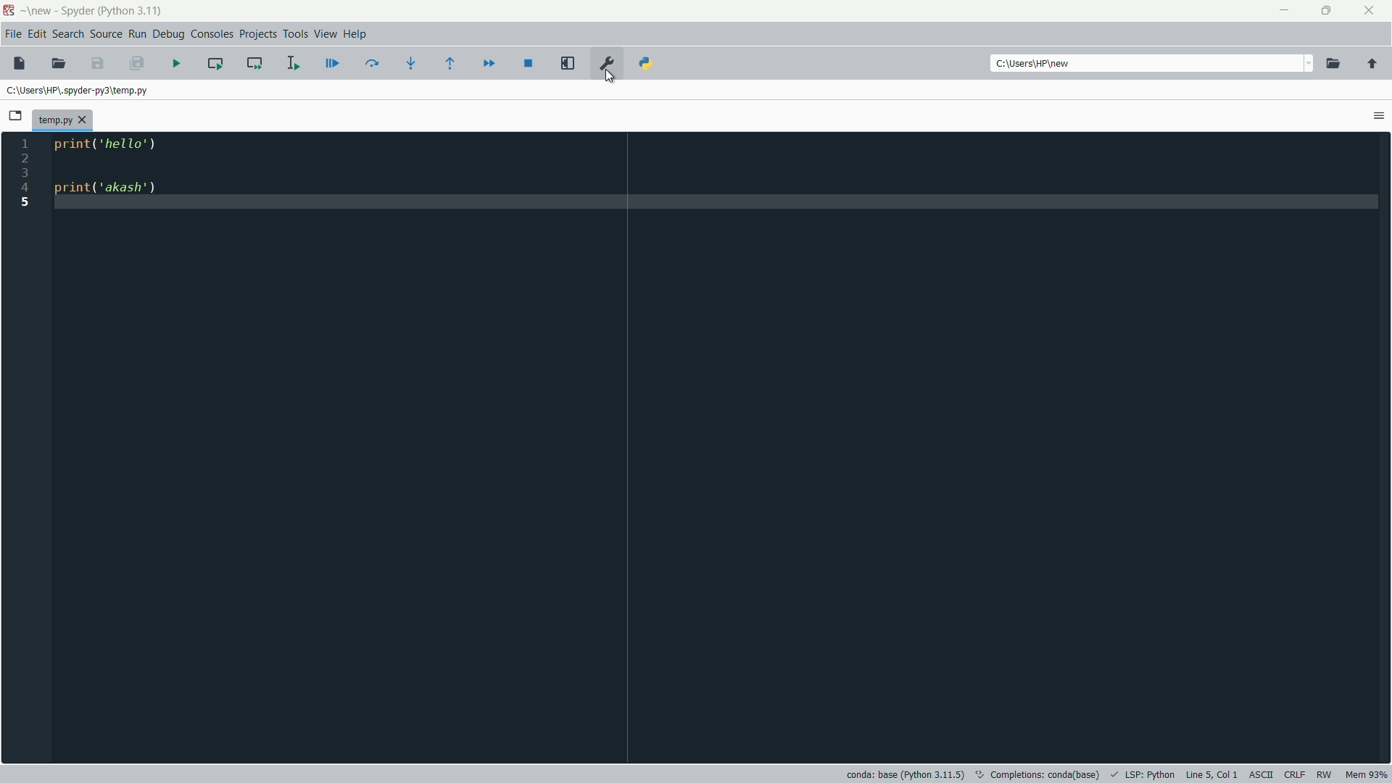 Image resolution: width=1392 pixels, height=783 pixels. Describe the element at coordinates (137, 64) in the screenshot. I see `save all files` at that location.